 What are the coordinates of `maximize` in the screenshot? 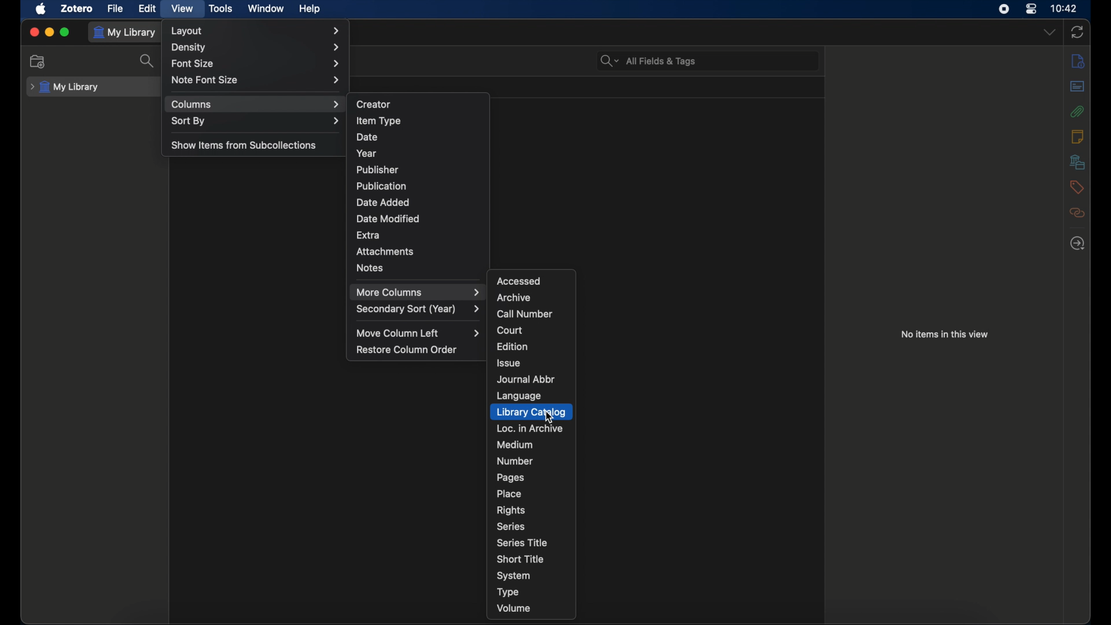 It's located at (65, 32).